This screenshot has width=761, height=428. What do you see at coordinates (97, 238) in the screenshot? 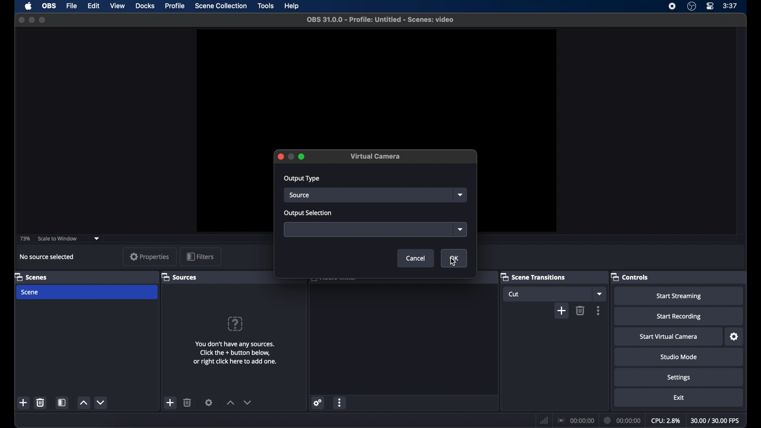
I see `dropdown` at bounding box center [97, 238].